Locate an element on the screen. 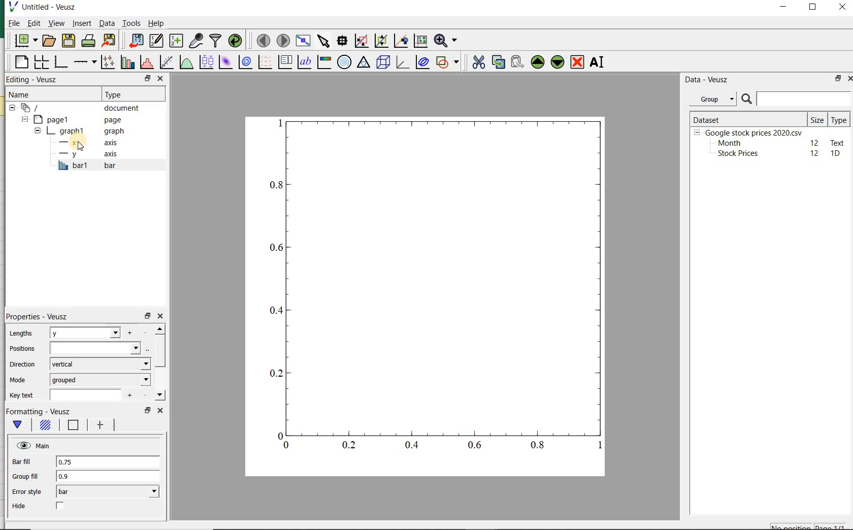  restore is located at coordinates (147, 315).